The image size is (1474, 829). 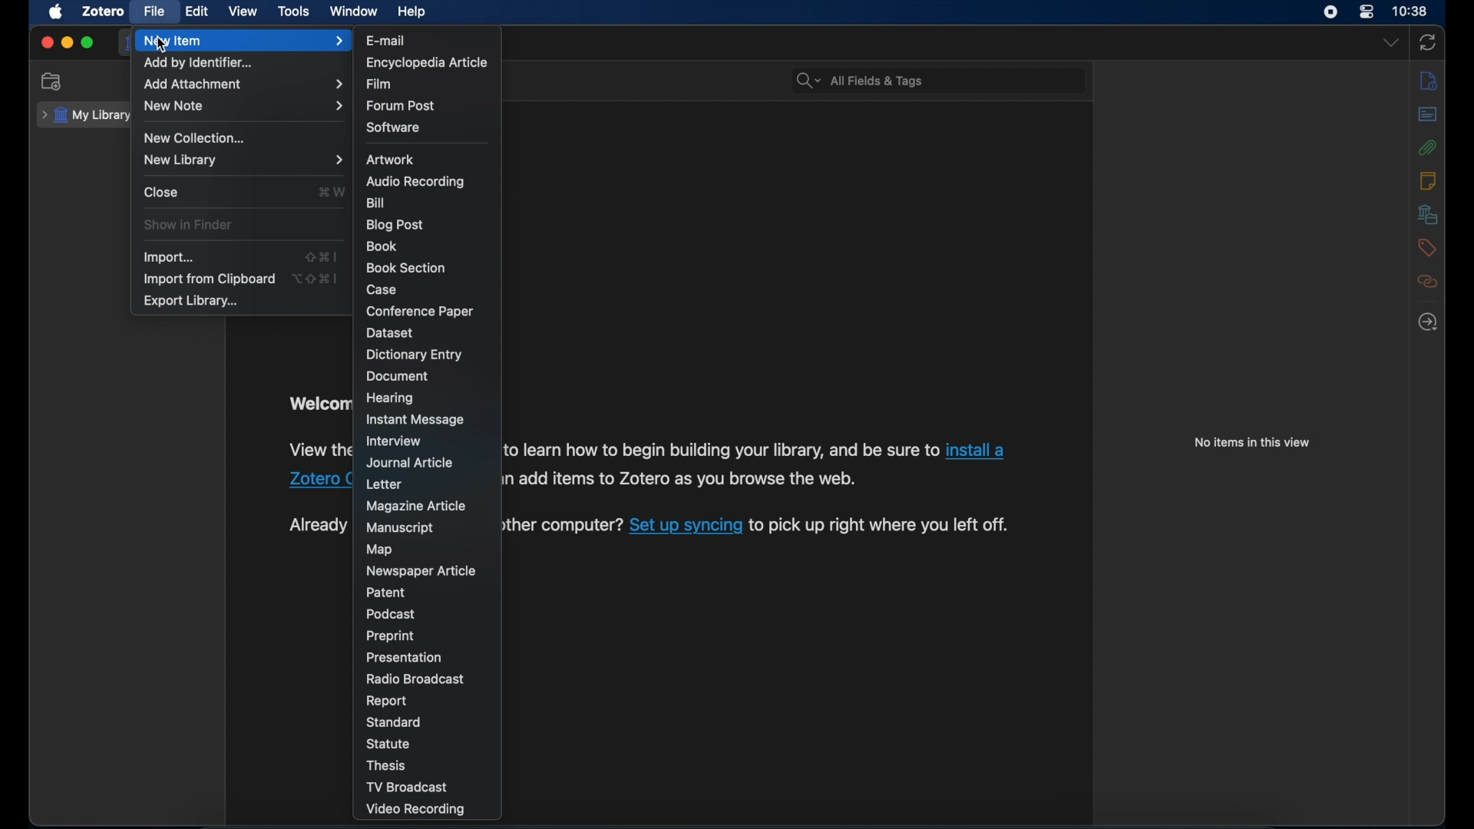 What do you see at coordinates (427, 63) in the screenshot?
I see `encyclopedia article` at bounding box center [427, 63].